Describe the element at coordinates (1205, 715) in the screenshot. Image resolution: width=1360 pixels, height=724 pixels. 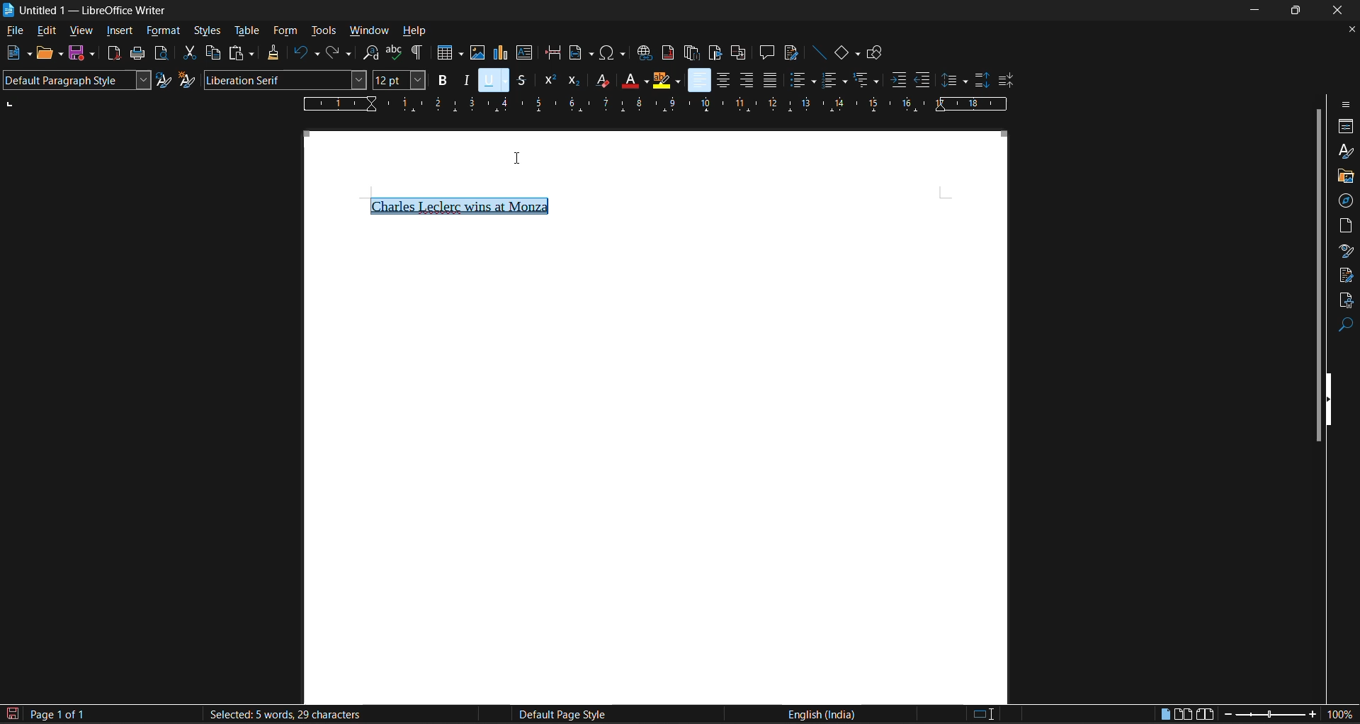
I see `book view` at that location.